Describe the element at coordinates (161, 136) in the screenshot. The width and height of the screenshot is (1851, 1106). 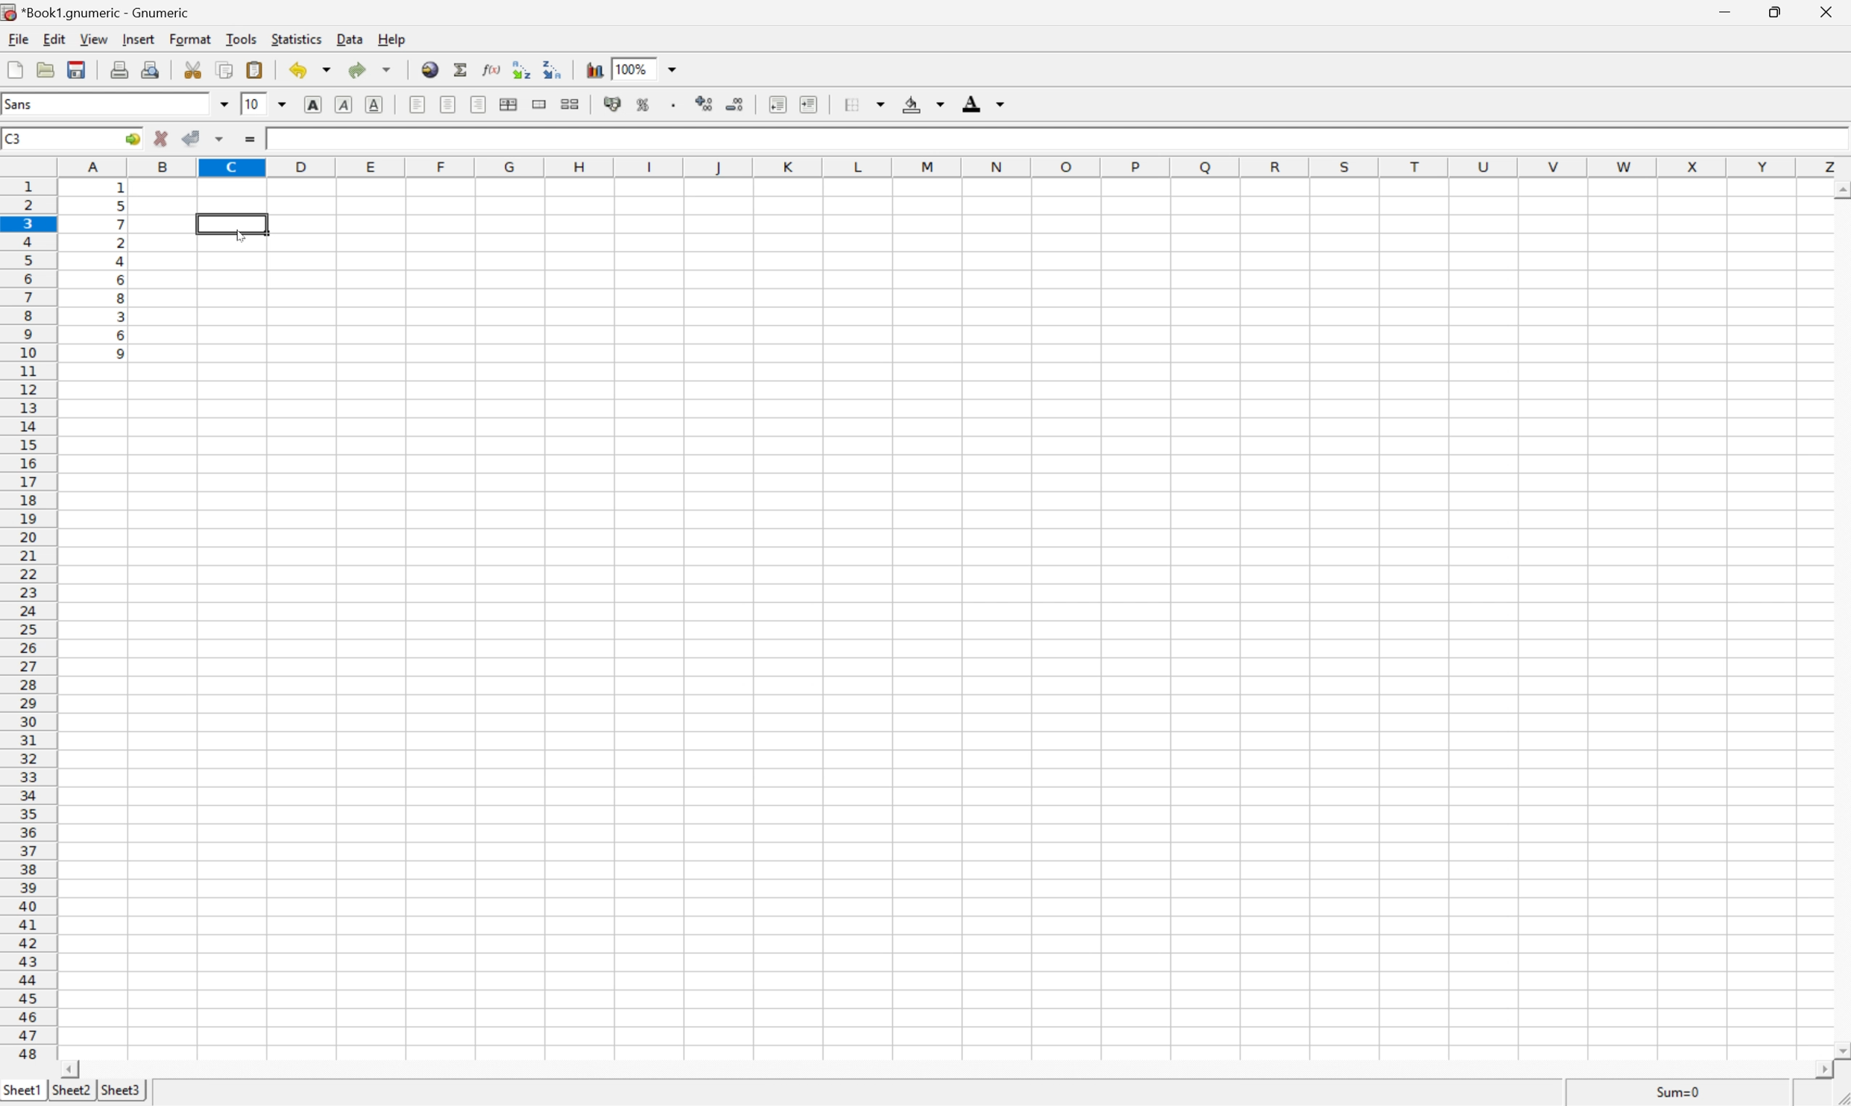
I see `cancel changes` at that location.